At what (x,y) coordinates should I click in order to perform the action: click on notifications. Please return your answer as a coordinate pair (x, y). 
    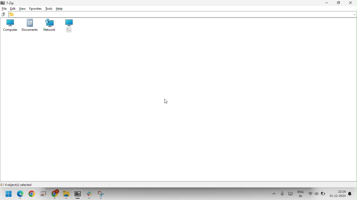
    Looking at the image, I should click on (351, 192).